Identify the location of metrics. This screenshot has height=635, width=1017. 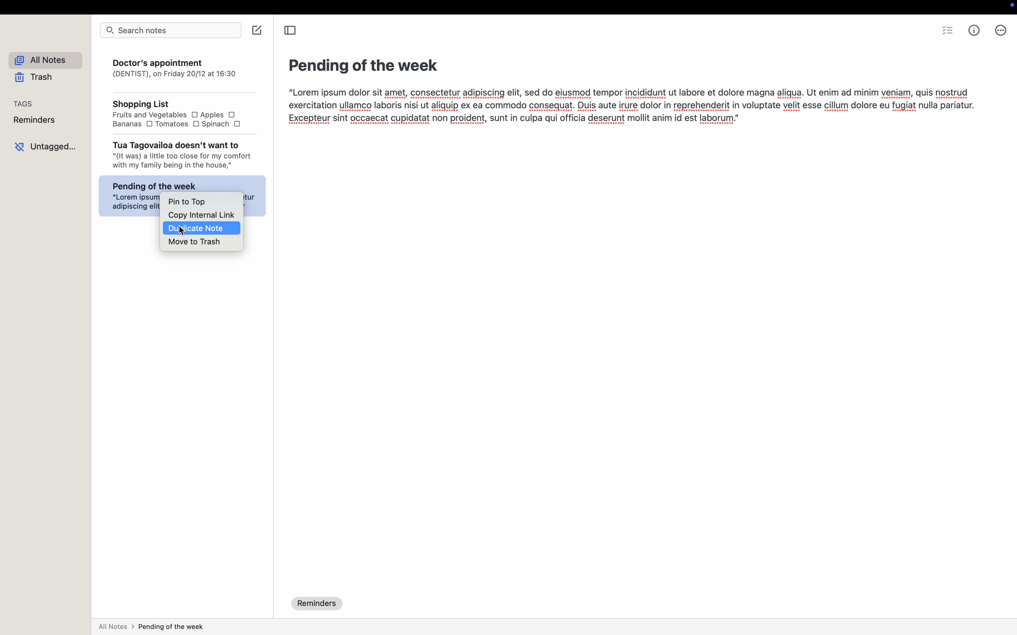
(975, 31).